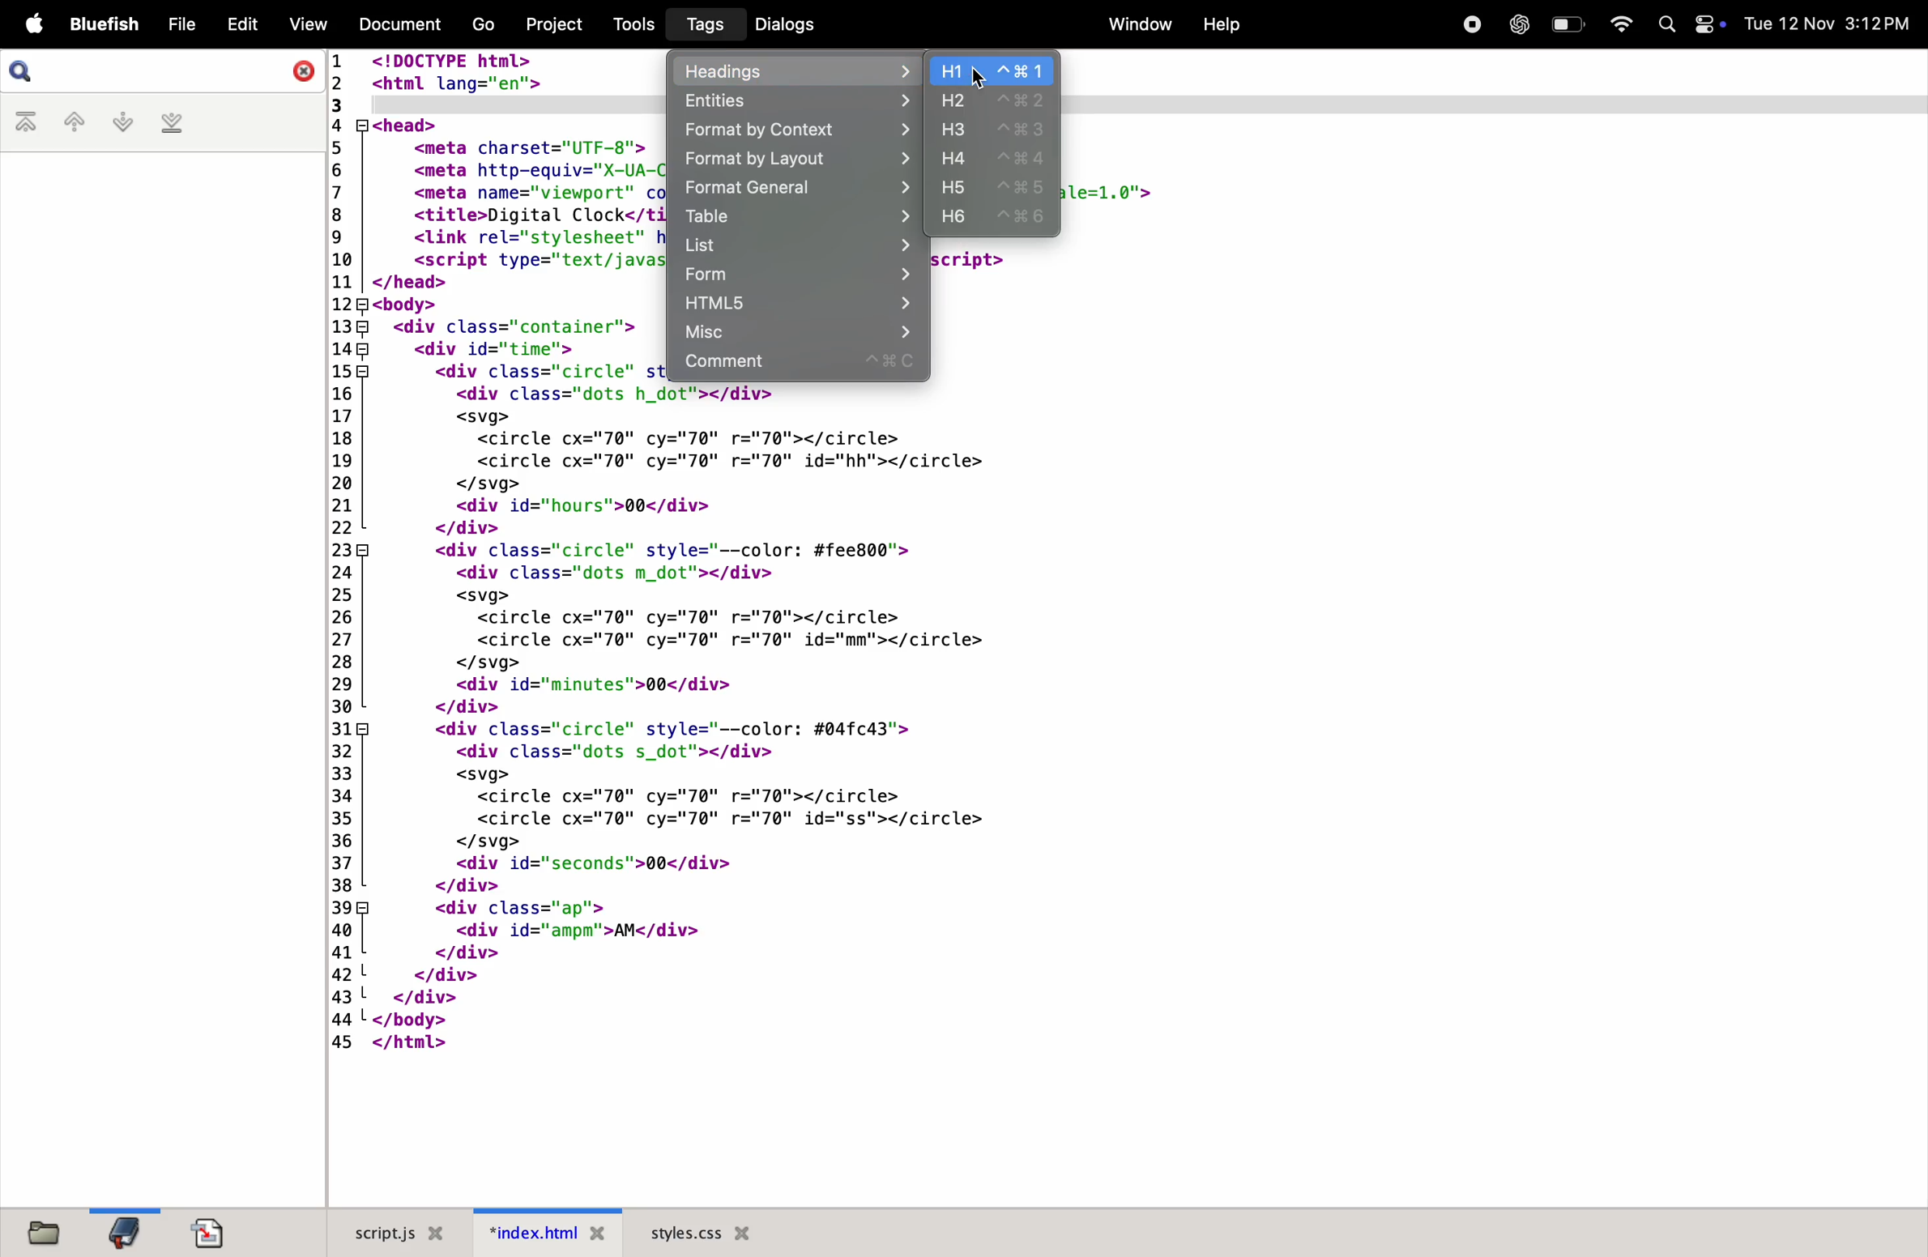 The image size is (1928, 1257). I want to click on format by context, so click(795, 130).